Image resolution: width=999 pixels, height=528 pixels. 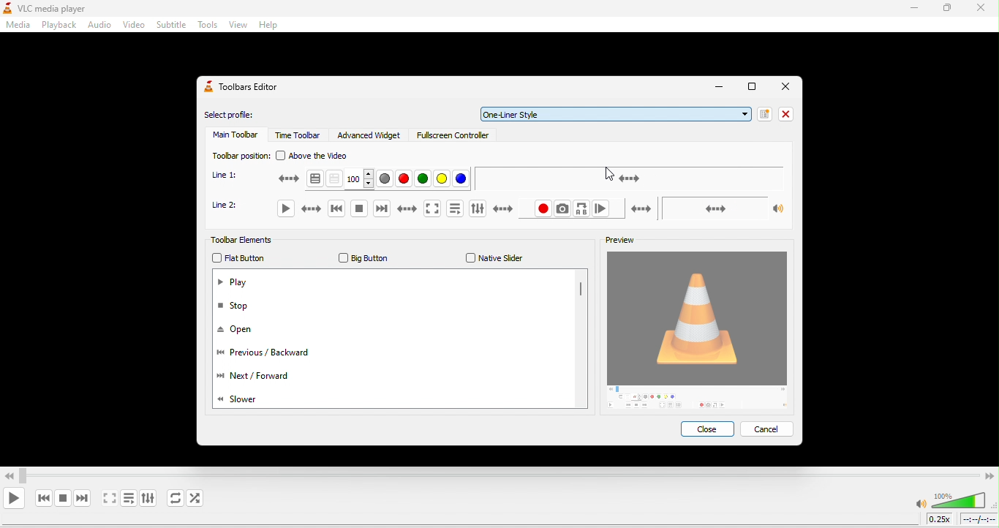 I want to click on loop from A to B continuously, so click(x=581, y=208).